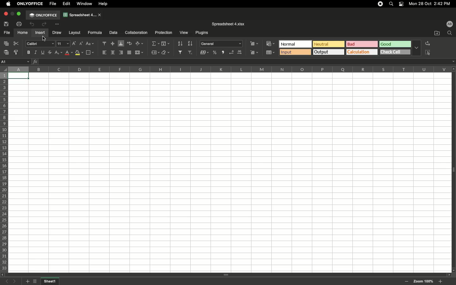 The image size is (456, 285). What do you see at coordinates (113, 32) in the screenshot?
I see `Data` at bounding box center [113, 32].